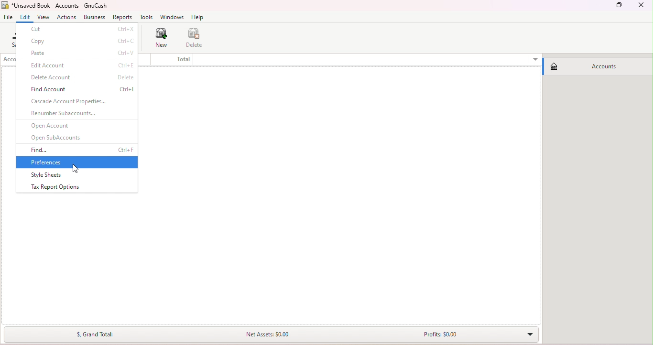 This screenshot has height=345, width=653. I want to click on Find account, so click(75, 89).